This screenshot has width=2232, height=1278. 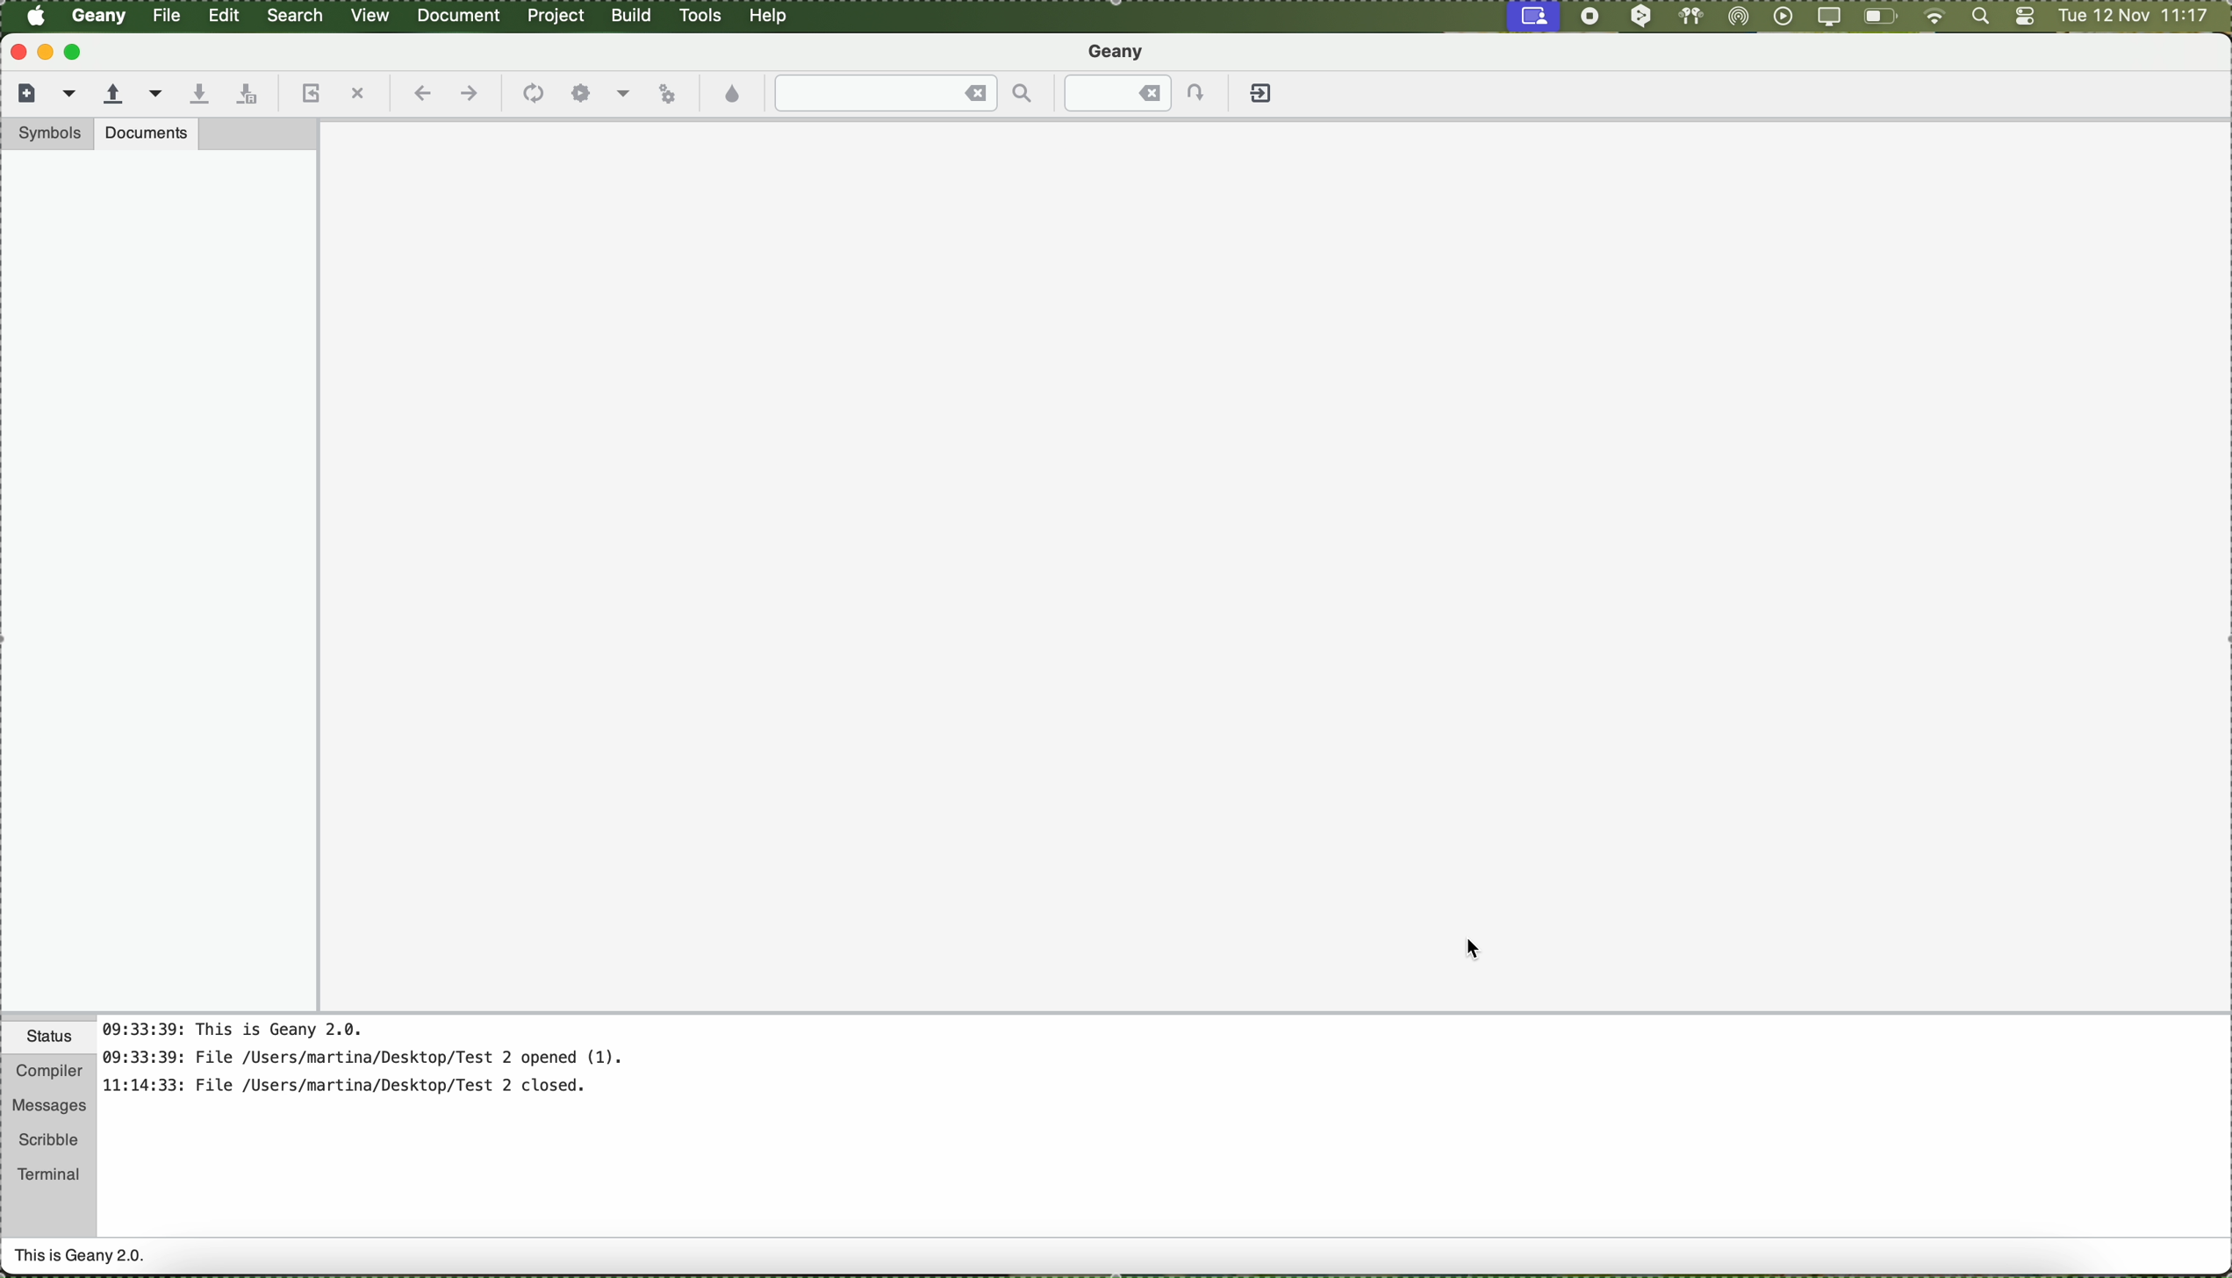 What do you see at coordinates (72, 95) in the screenshot?
I see `create a new file from a template` at bounding box center [72, 95].